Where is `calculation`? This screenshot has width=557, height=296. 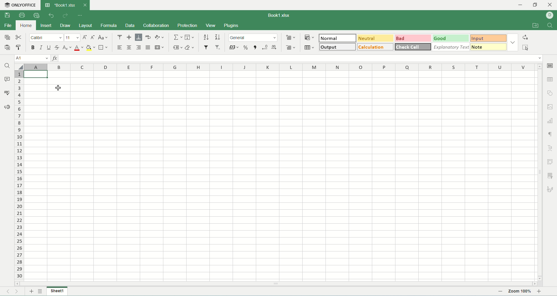
calculation is located at coordinates (376, 47).